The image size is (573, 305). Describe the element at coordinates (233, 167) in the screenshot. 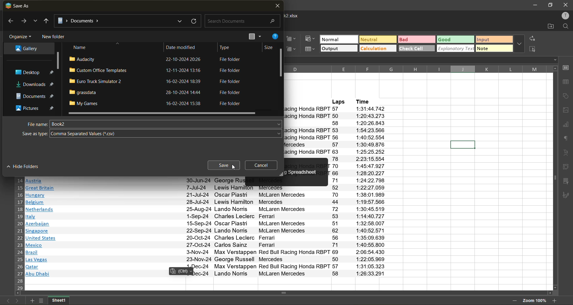

I see `Cursor` at that location.